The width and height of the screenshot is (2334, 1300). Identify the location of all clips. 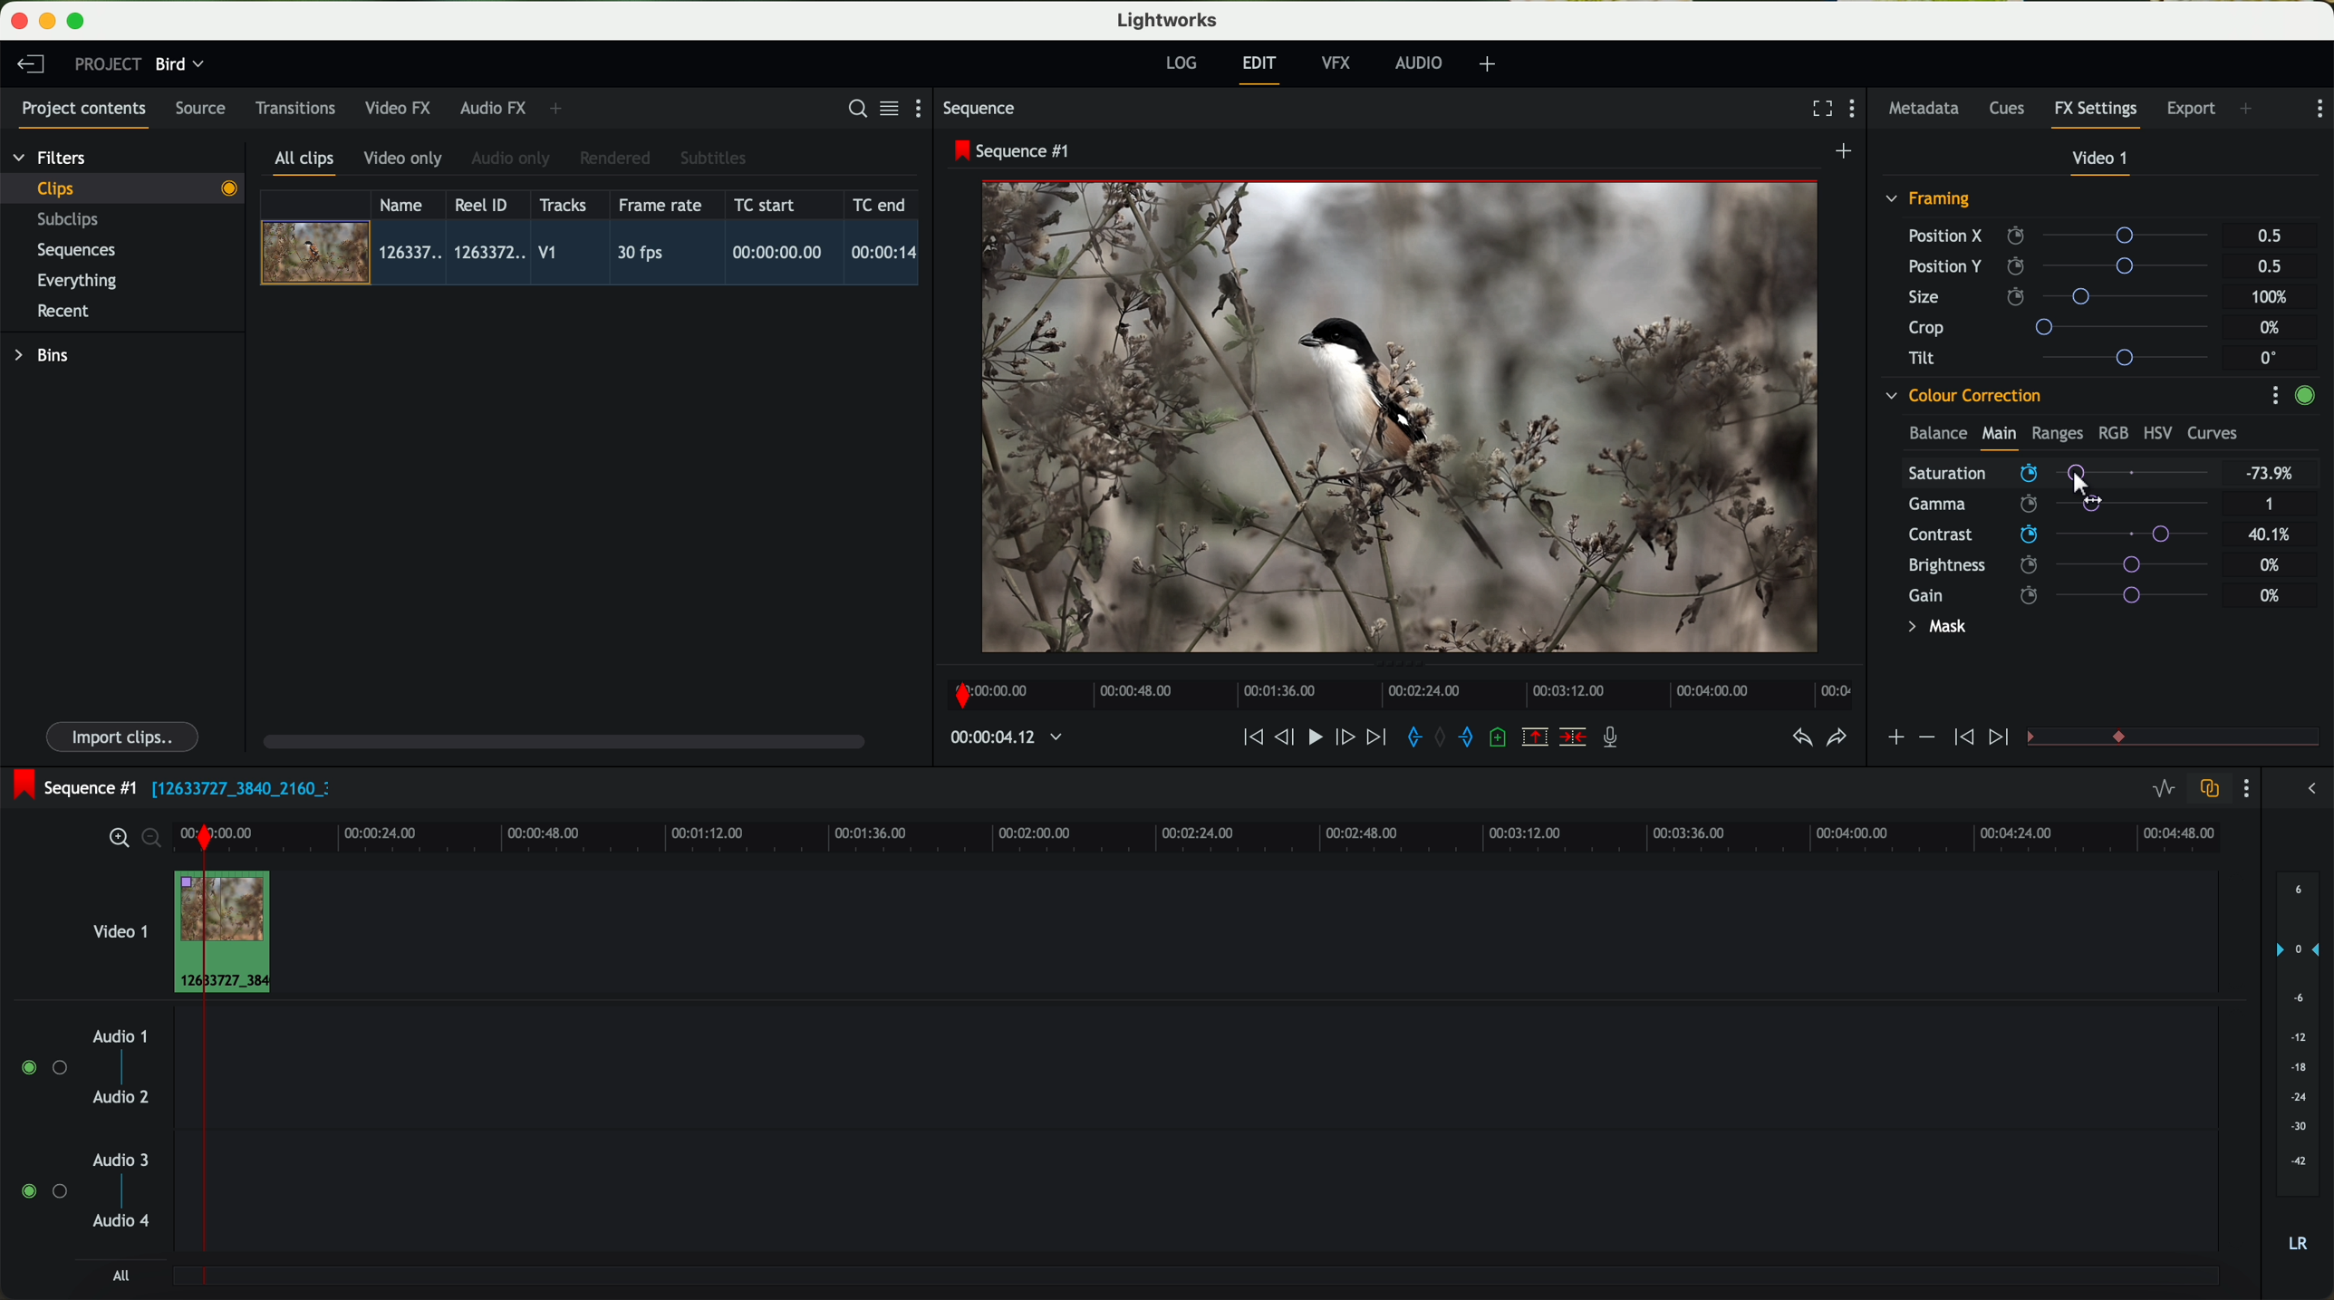
(305, 164).